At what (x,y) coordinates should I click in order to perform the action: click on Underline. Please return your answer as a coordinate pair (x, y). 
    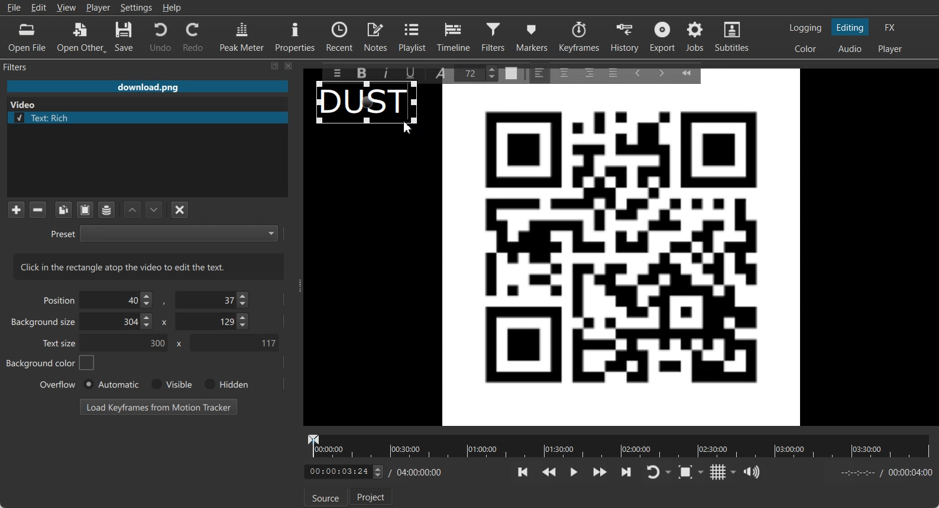
    Looking at the image, I should click on (415, 73).